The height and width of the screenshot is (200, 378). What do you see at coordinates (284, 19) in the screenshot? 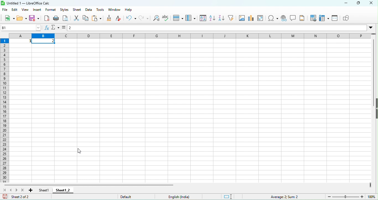
I see `hyperlink` at bounding box center [284, 19].